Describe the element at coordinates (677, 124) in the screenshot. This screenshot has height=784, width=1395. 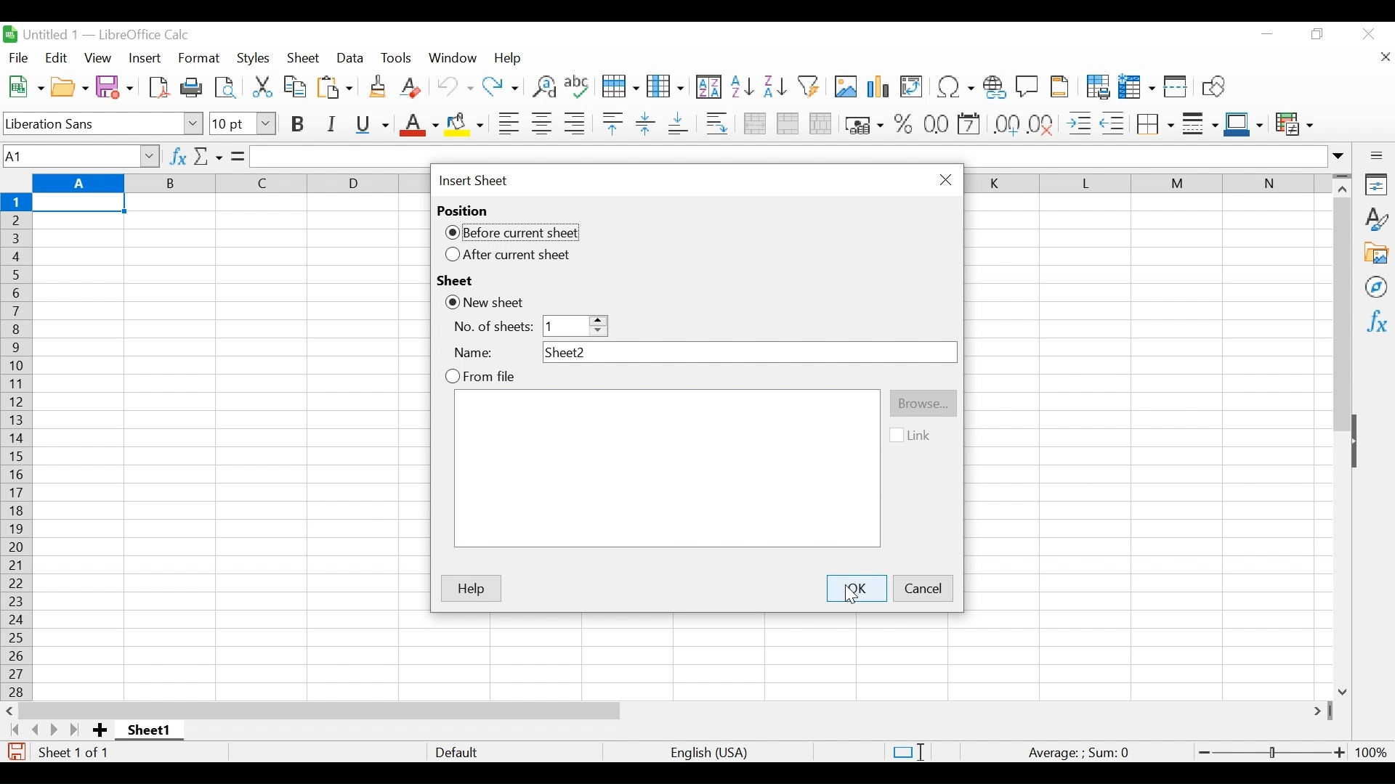
I see `Align Bottom` at that location.